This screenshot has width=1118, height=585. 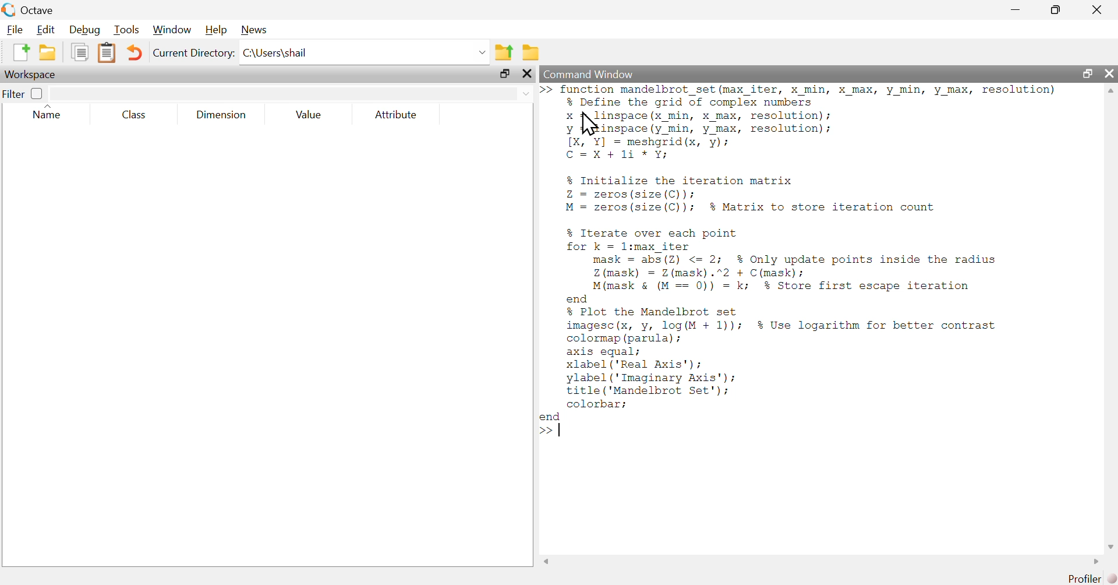 I want to click on Attribute, so click(x=397, y=115).